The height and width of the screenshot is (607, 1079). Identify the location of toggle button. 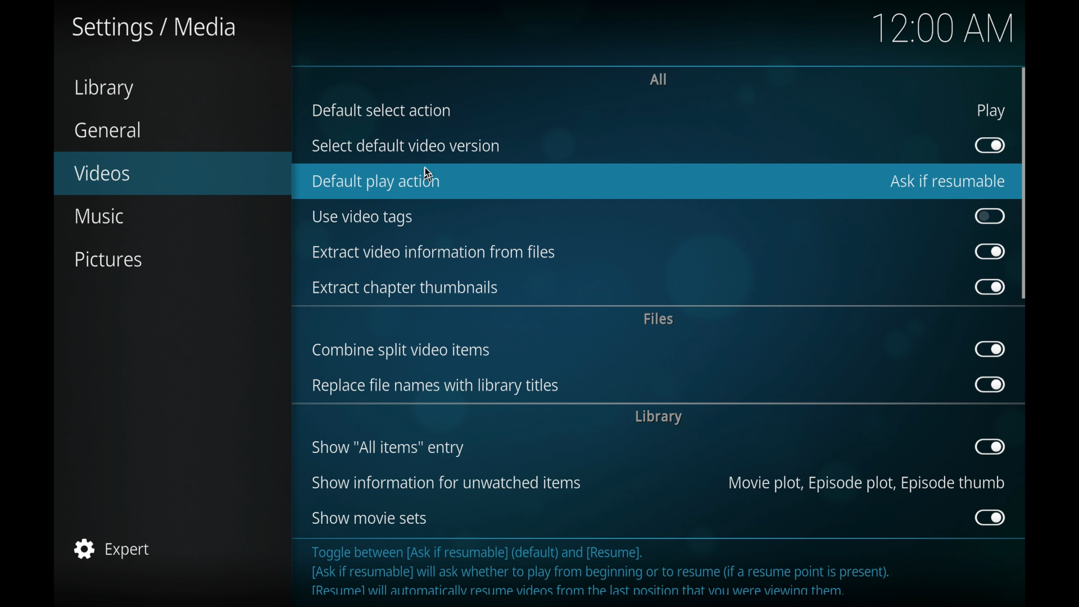
(991, 348).